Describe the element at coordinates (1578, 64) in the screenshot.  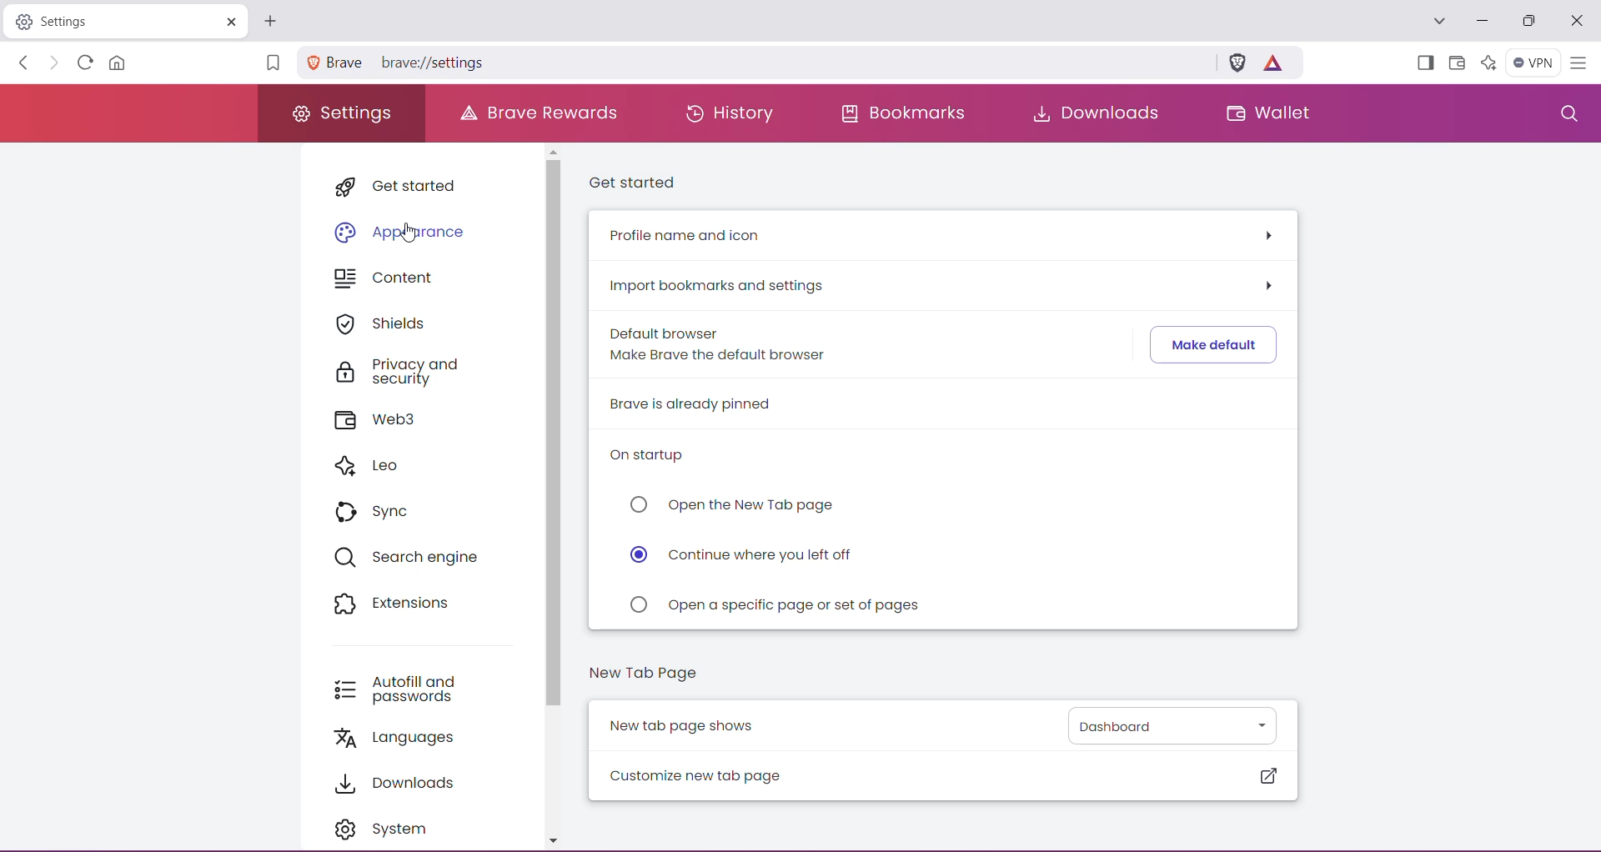
I see `Customize and control Brave` at that location.